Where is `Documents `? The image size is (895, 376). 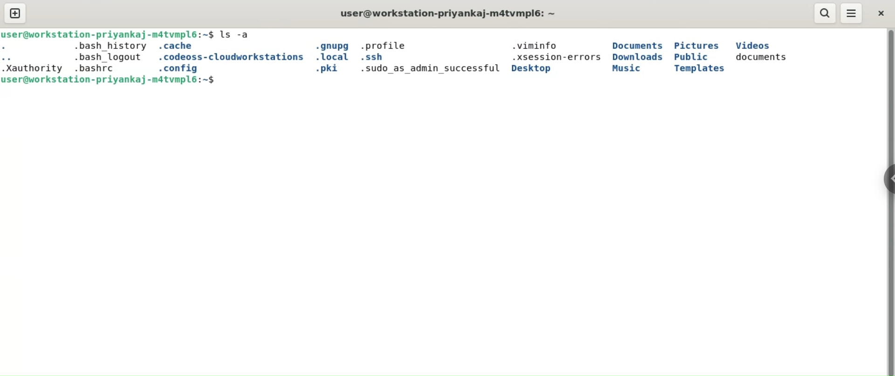
Documents  is located at coordinates (637, 46).